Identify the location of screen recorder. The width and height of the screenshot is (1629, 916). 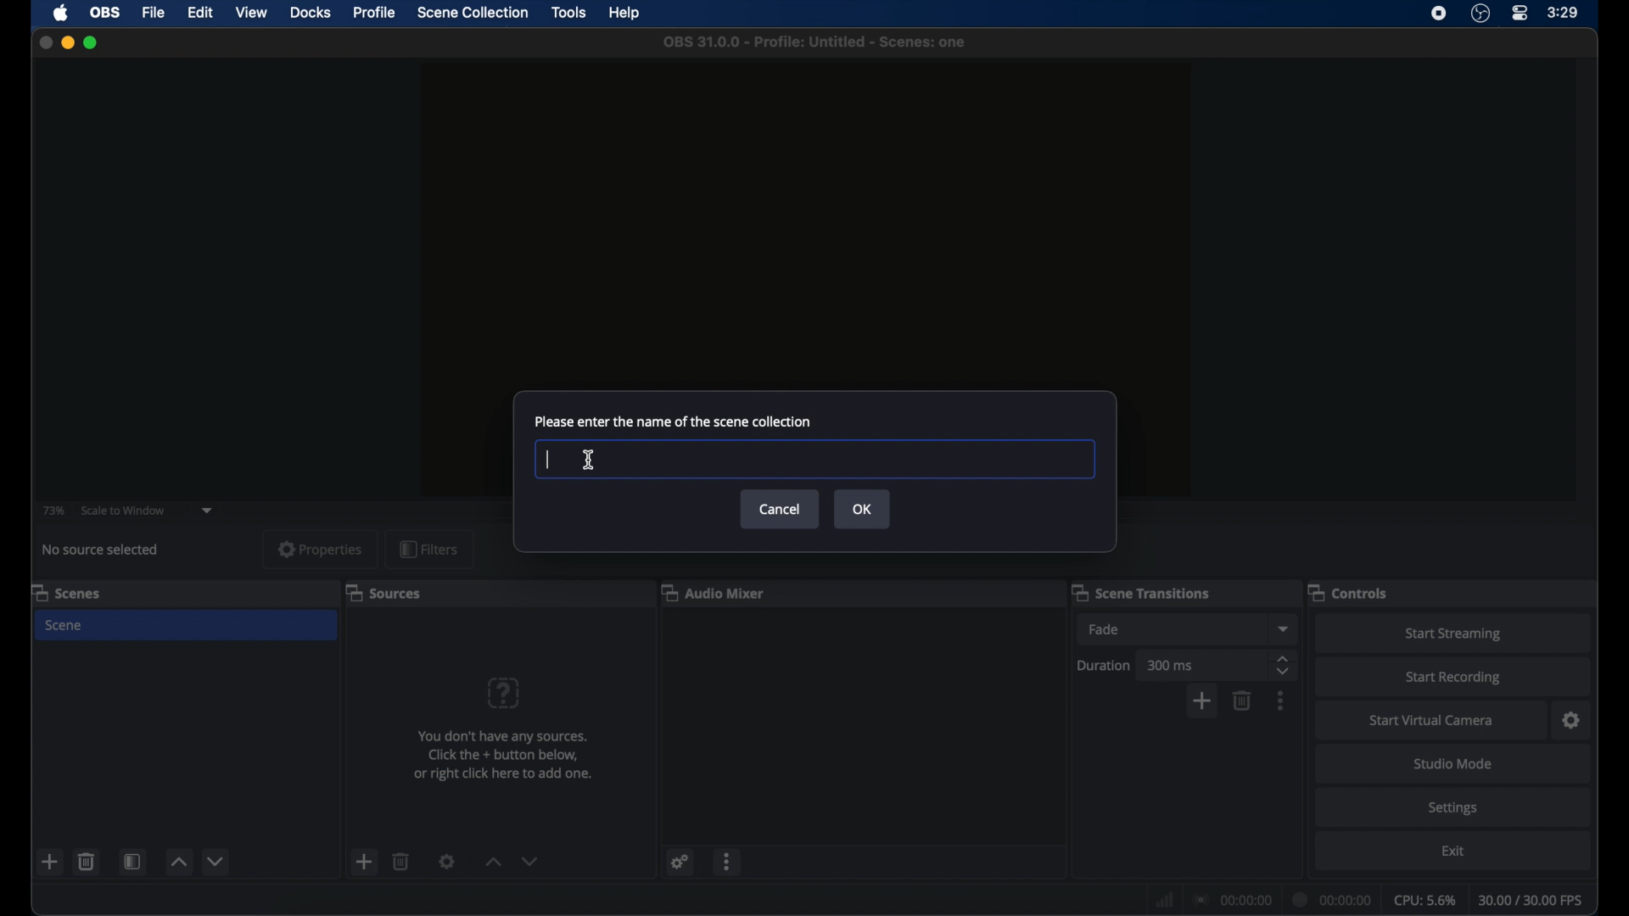
(1439, 14).